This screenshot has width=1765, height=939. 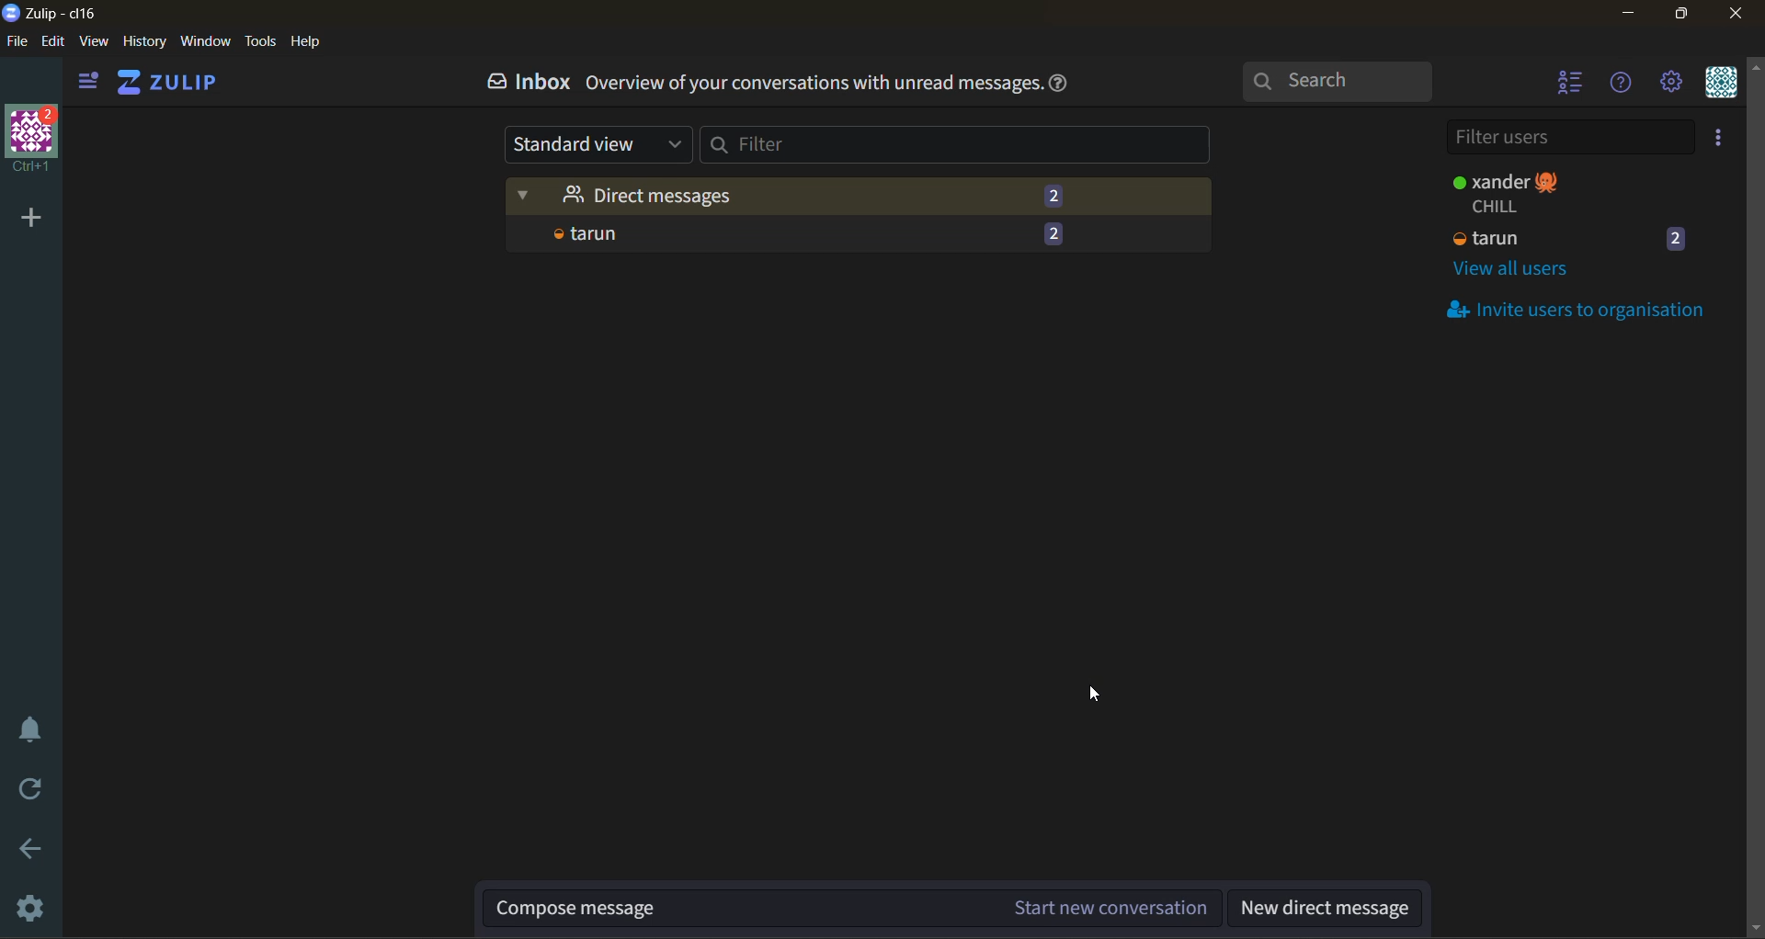 I want to click on start new conversation, so click(x=854, y=903).